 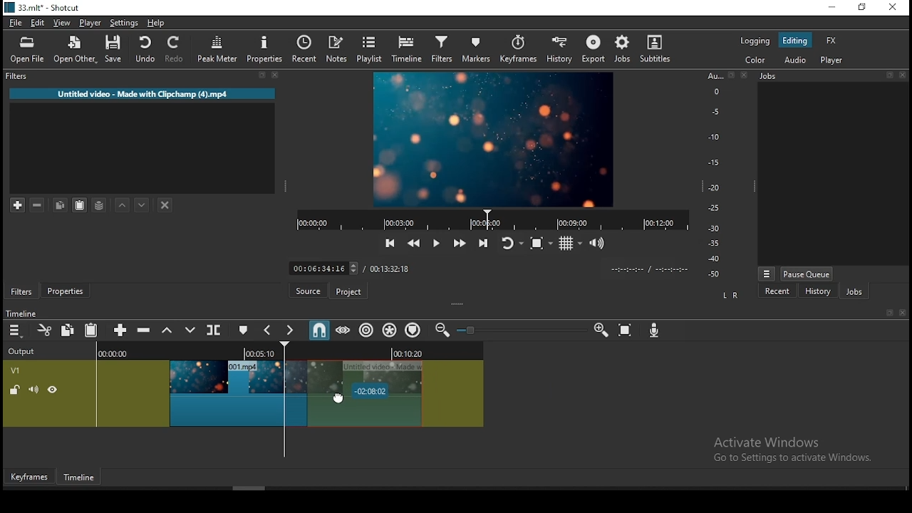 What do you see at coordinates (19, 205) in the screenshot?
I see `add a filter` at bounding box center [19, 205].